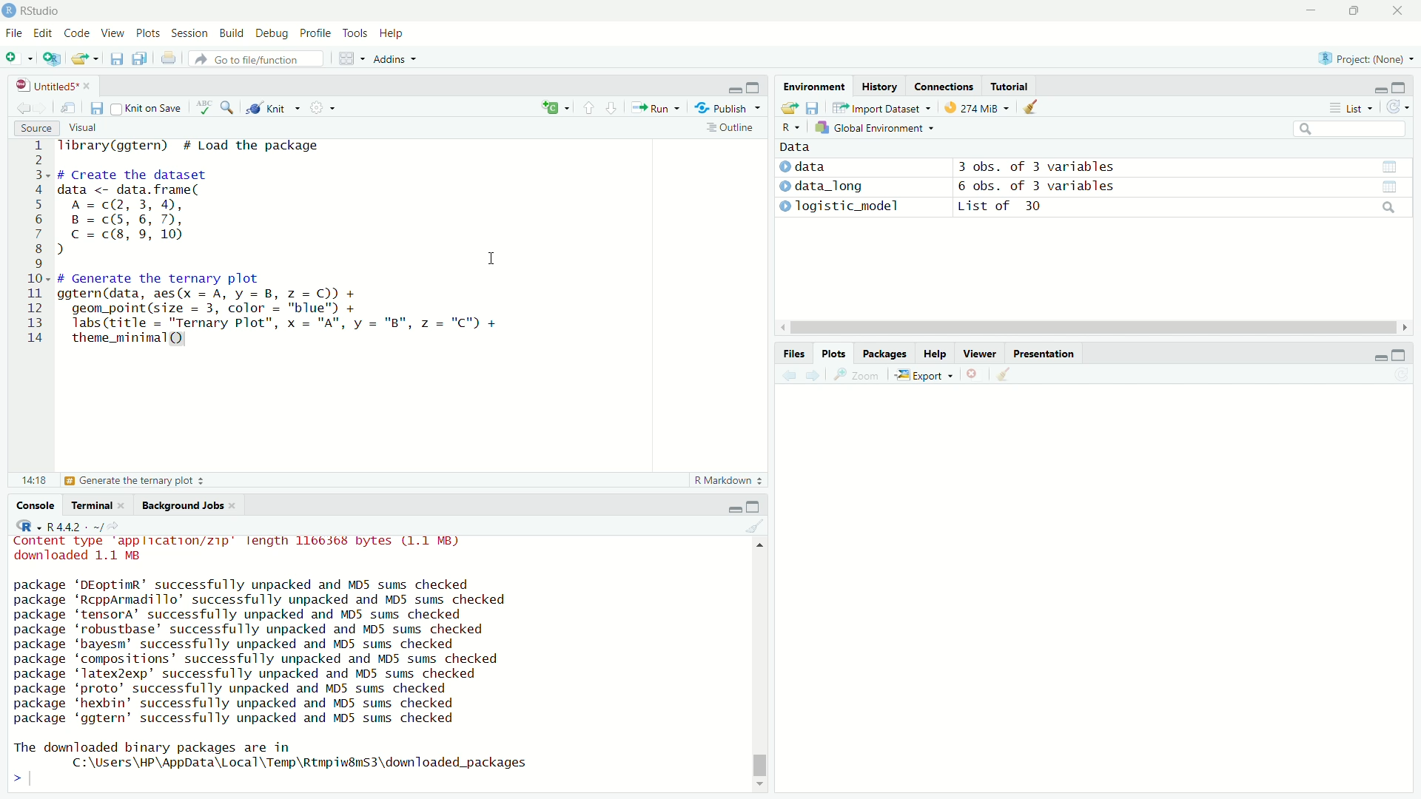 The width and height of the screenshot is (1421, 799). Describe the element at coordinates (44, 32) in the screenshot. I see `Edit` at that location.